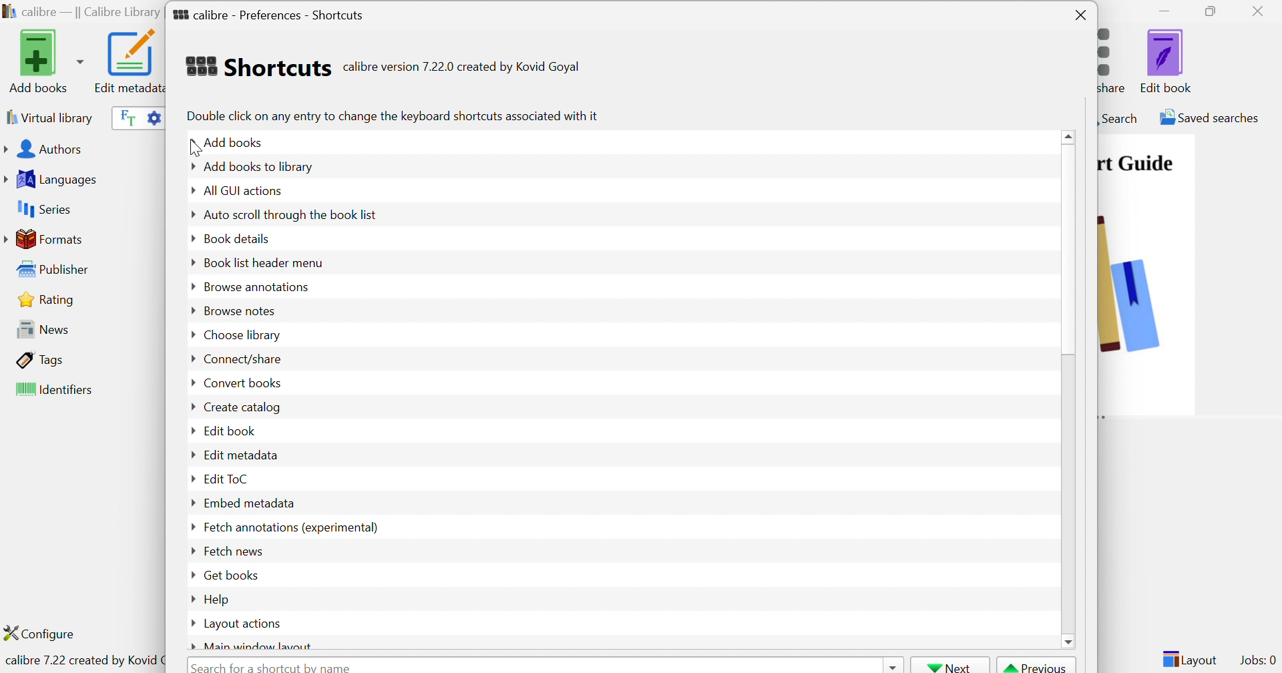 The width and height of the screenshot is (1282, 673). What do you see at coordinates (232, 574) in the screenshot?
I see `Get books` at bounding box center [232, 574].